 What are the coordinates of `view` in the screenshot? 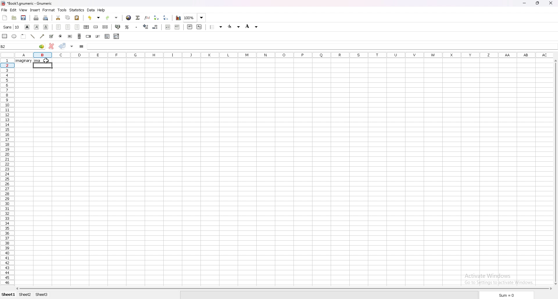 It's located at (23, 10).